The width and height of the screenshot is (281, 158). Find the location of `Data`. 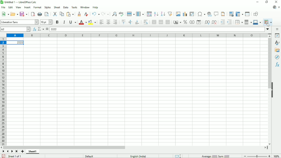

Data is located at coordinates (66, 7).